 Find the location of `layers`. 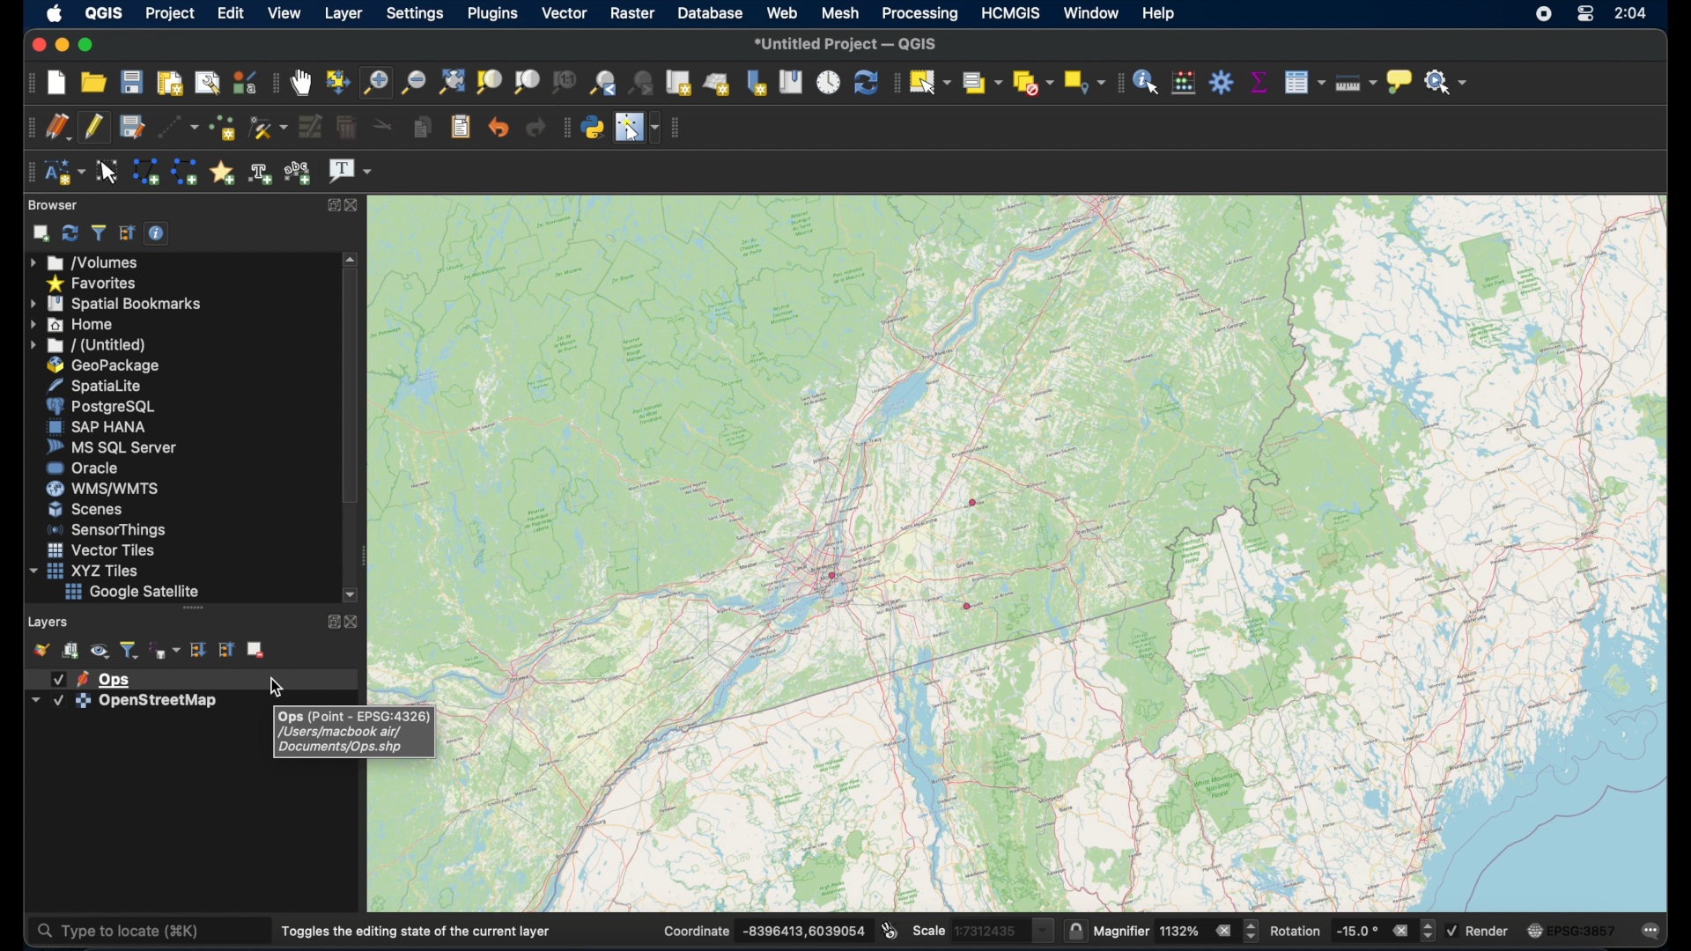

layers is located at coordinates (47, 622).